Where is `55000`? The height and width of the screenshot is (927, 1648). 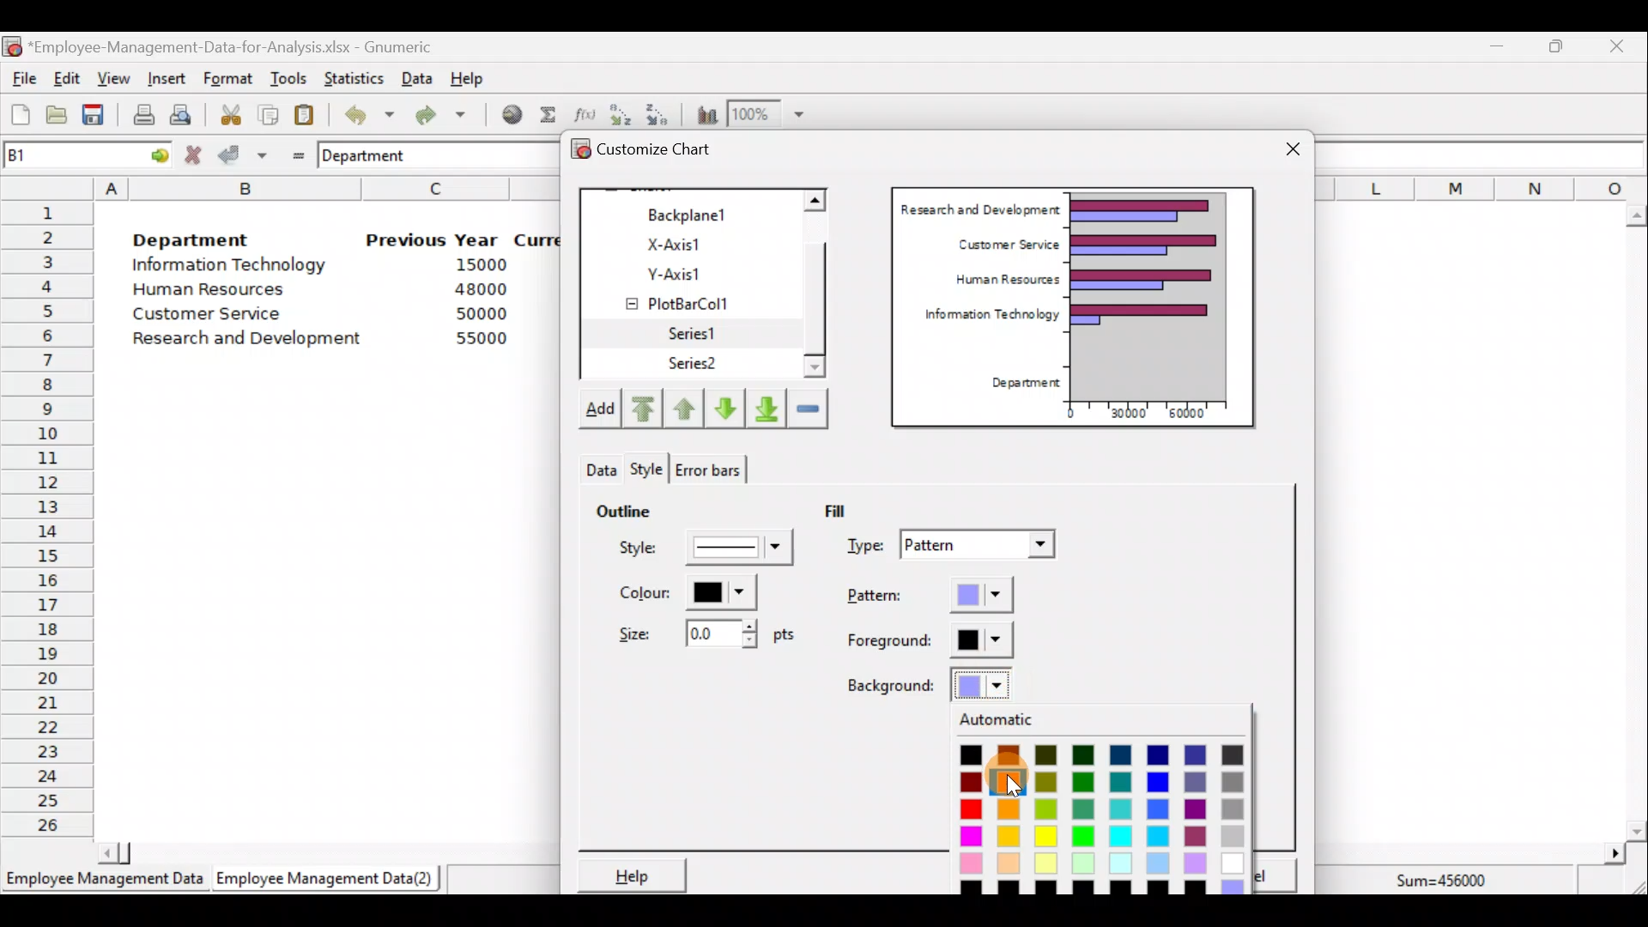 55000 is located at coordinates (482, 338).